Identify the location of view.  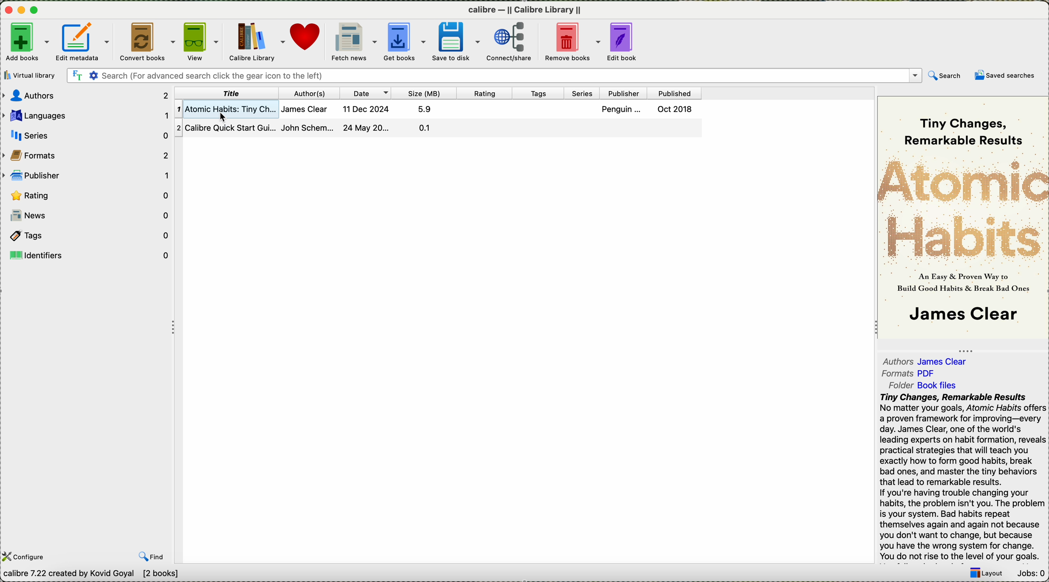
(203, 41).